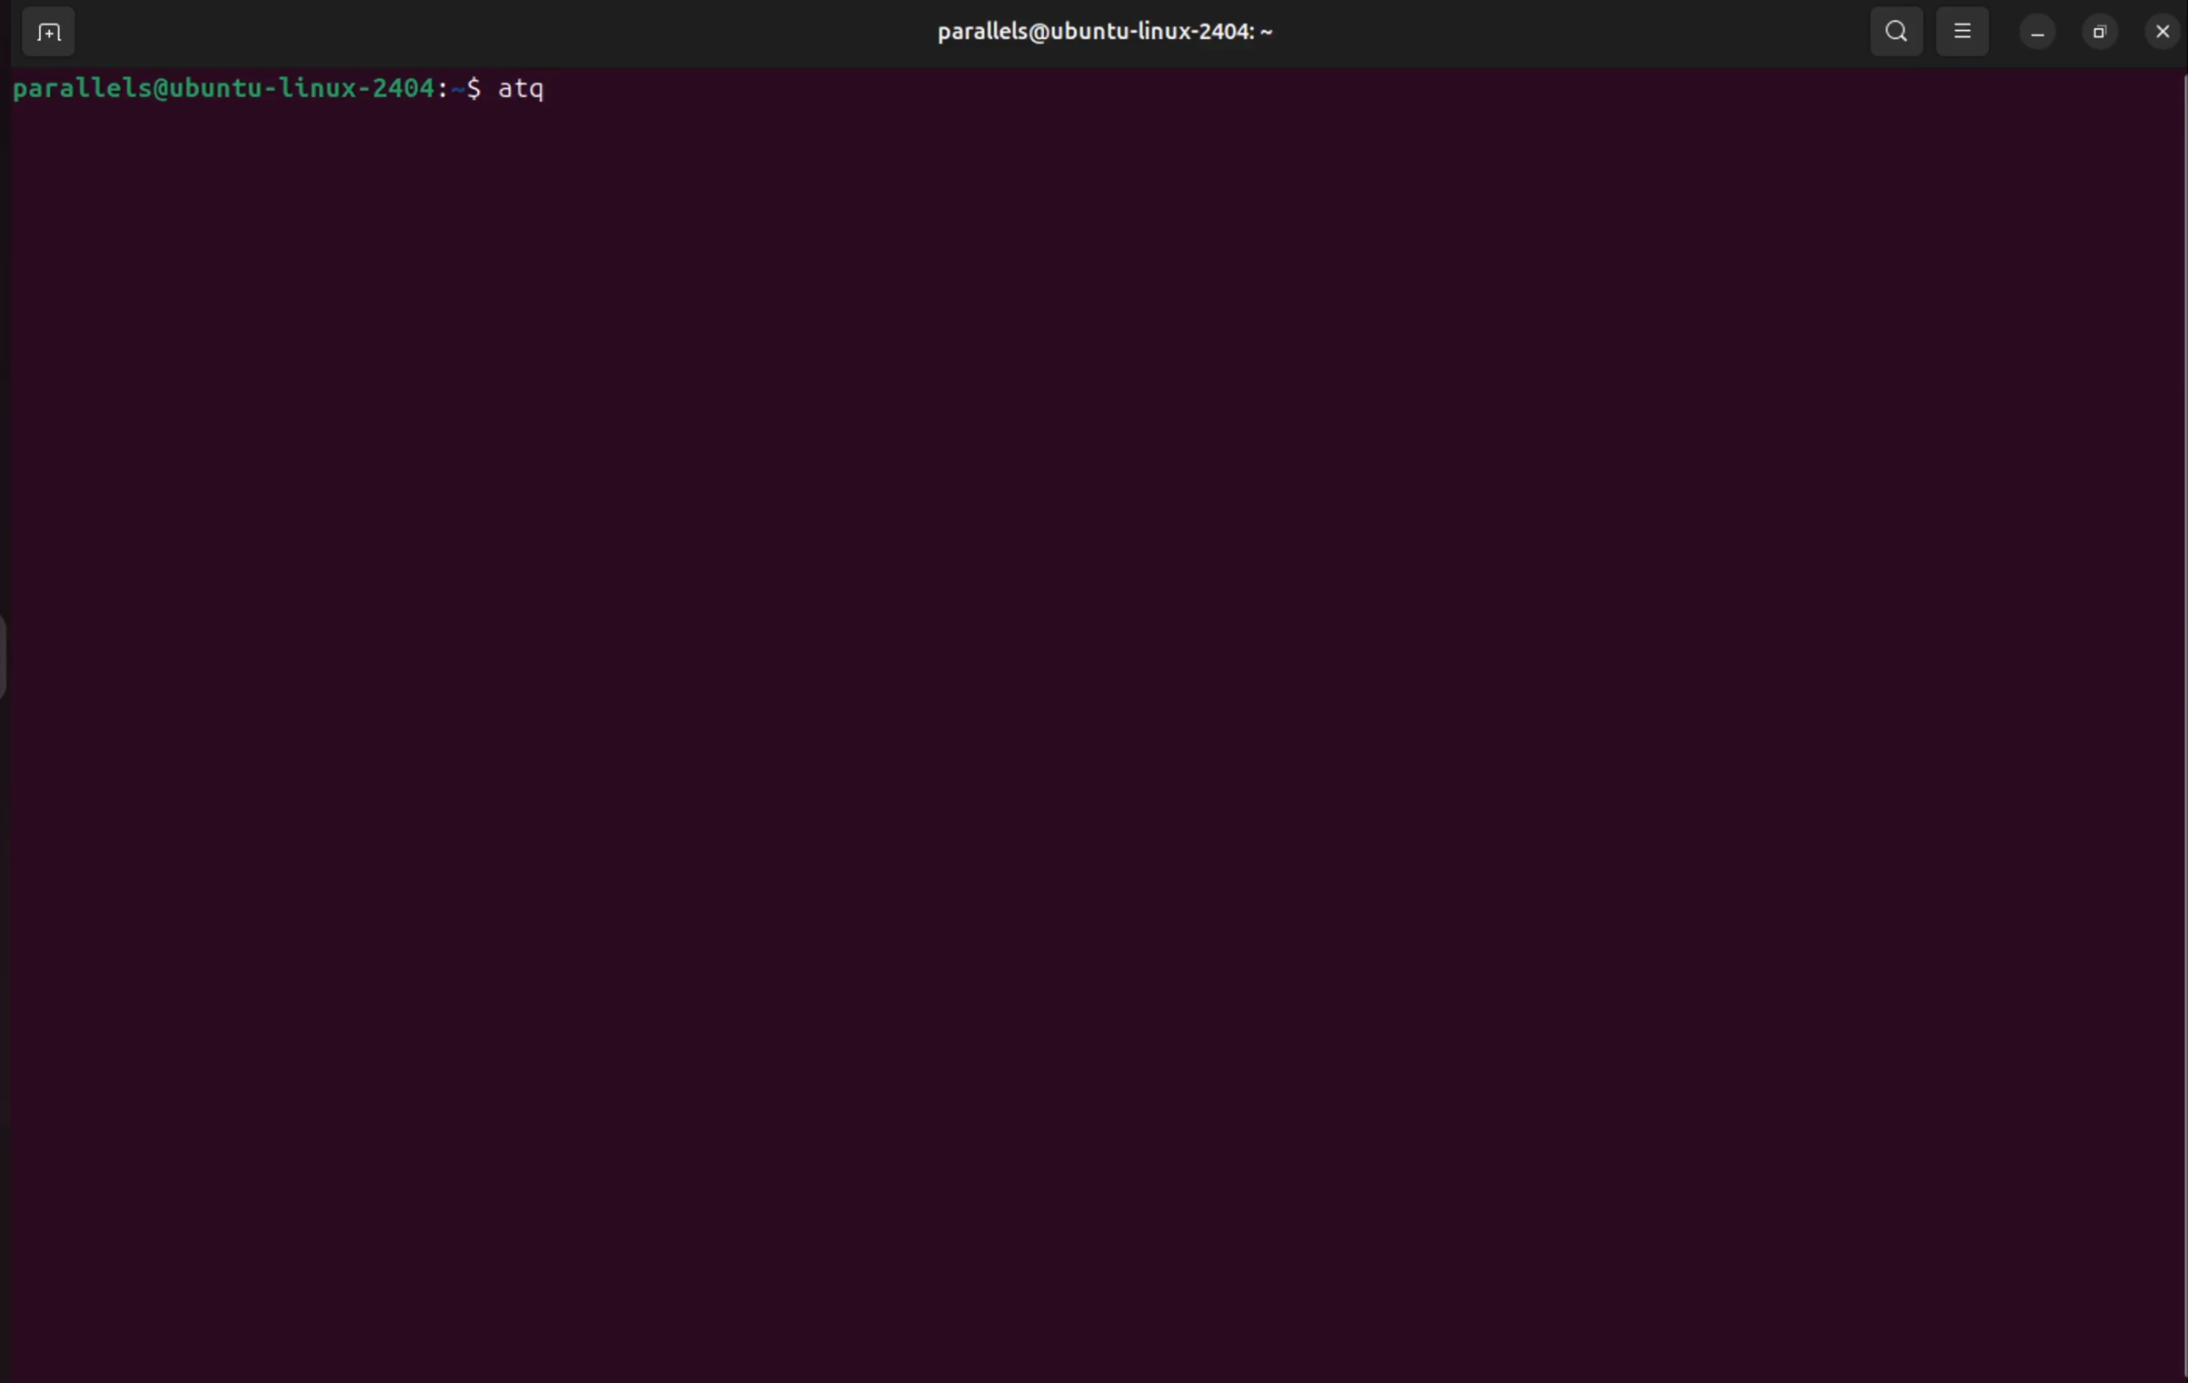 This screenshot has width=2188, height=1383. I want to click on search bar, so click(1895, 30).